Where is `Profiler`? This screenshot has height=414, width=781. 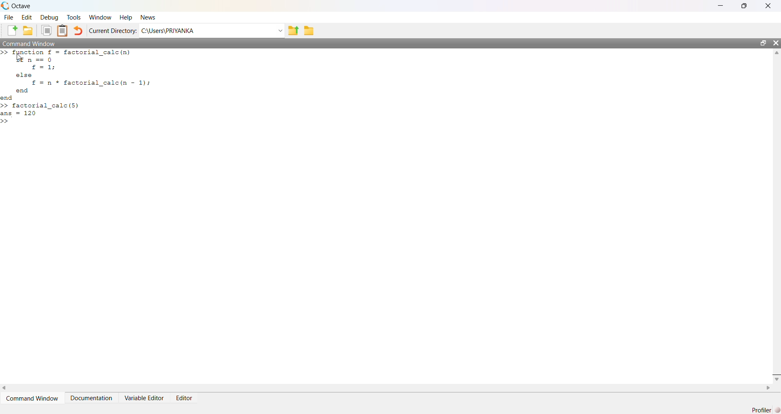 Profiler is located at coordinates (765, 409).